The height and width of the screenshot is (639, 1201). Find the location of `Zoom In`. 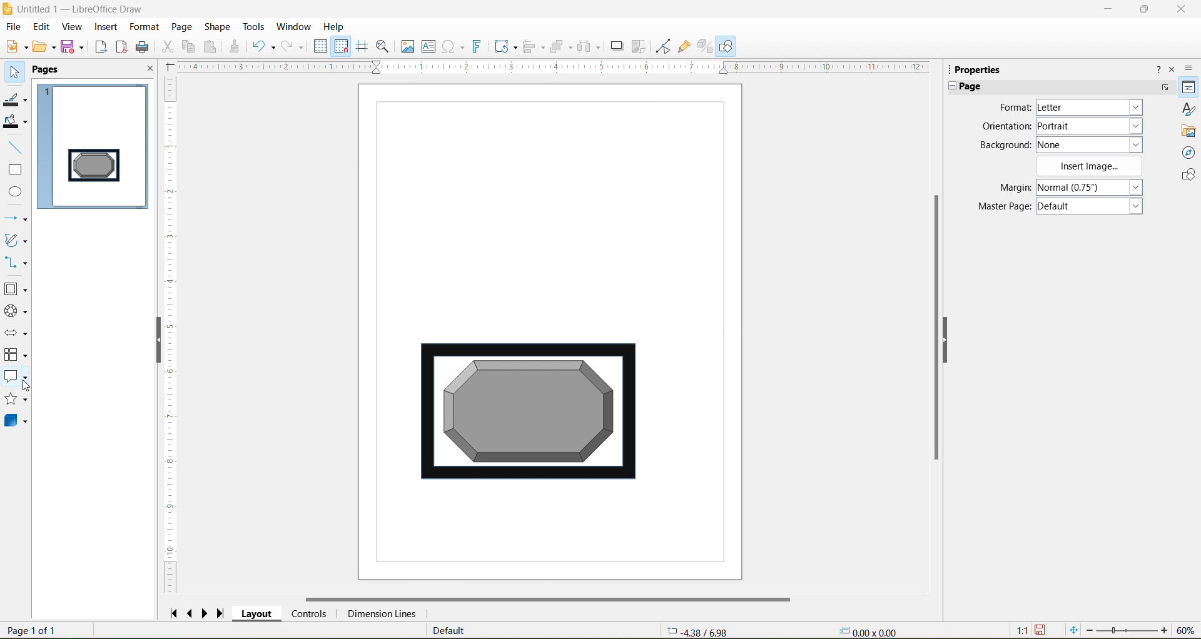

Zoom In is located at coordinates (1165, 631).